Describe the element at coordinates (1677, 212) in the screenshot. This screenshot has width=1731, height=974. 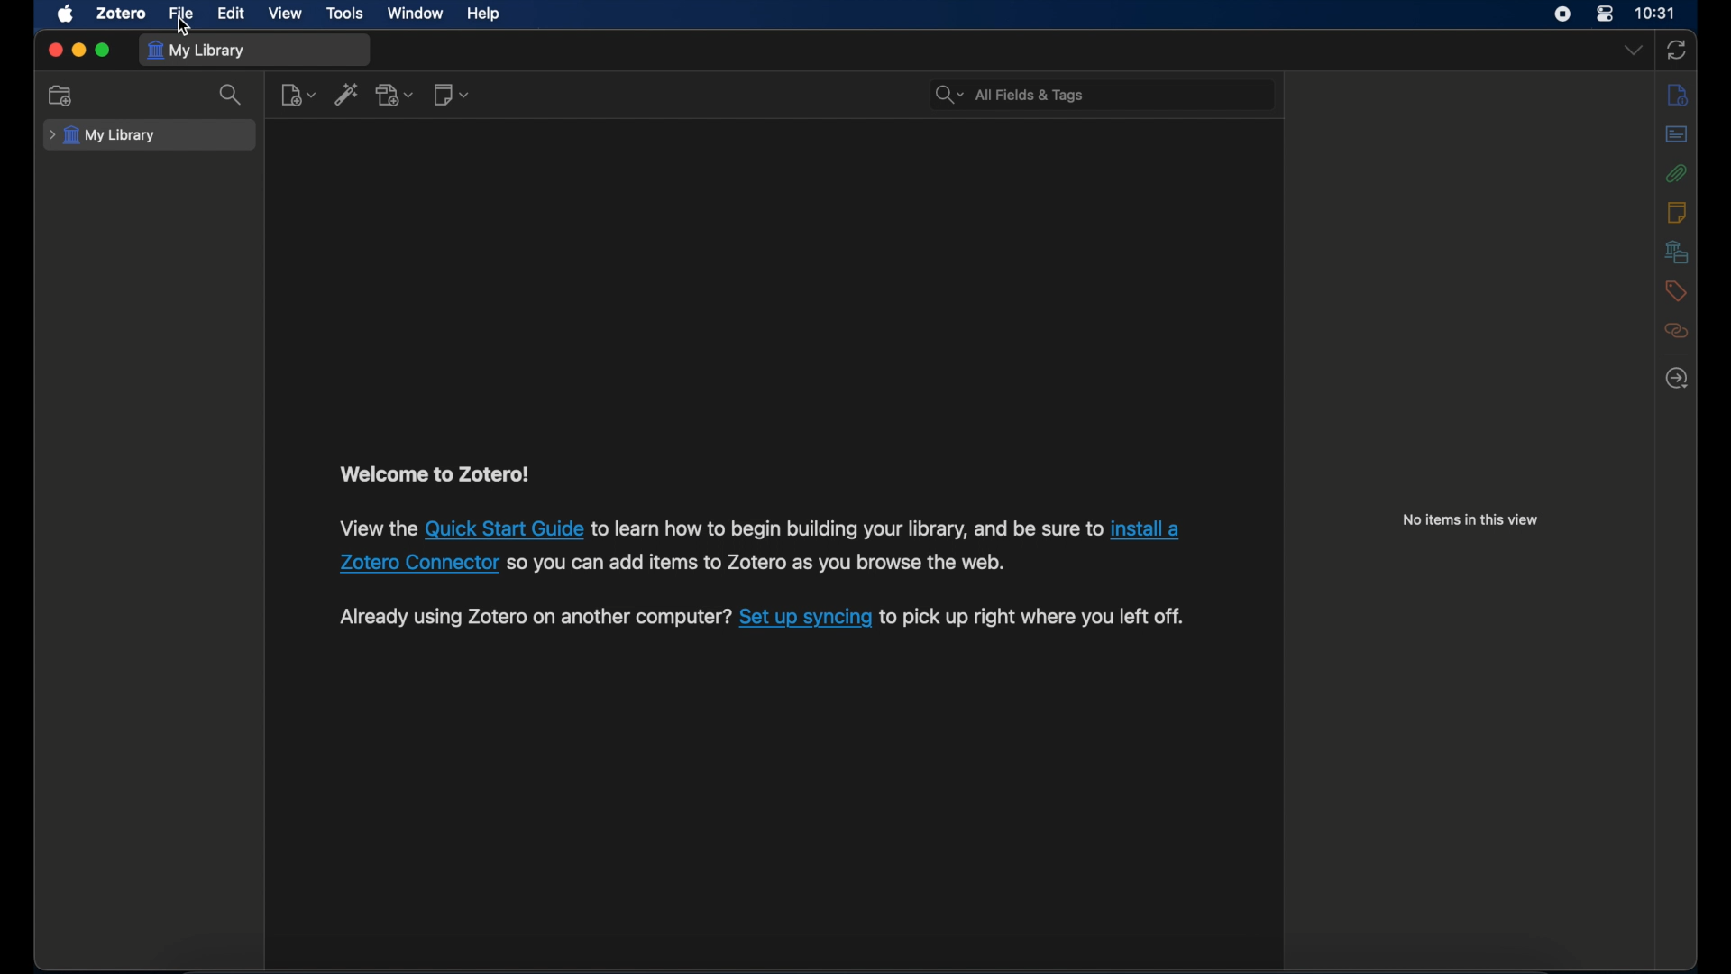
I see `notes` at that location.